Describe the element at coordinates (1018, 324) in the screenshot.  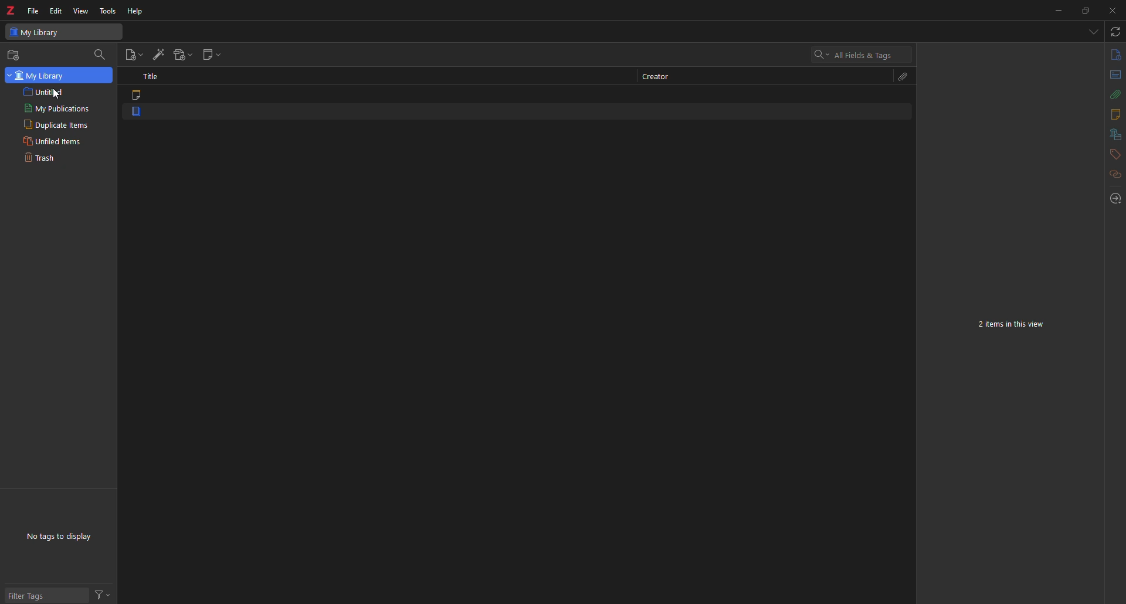
I see `2 items in this view` at that location.